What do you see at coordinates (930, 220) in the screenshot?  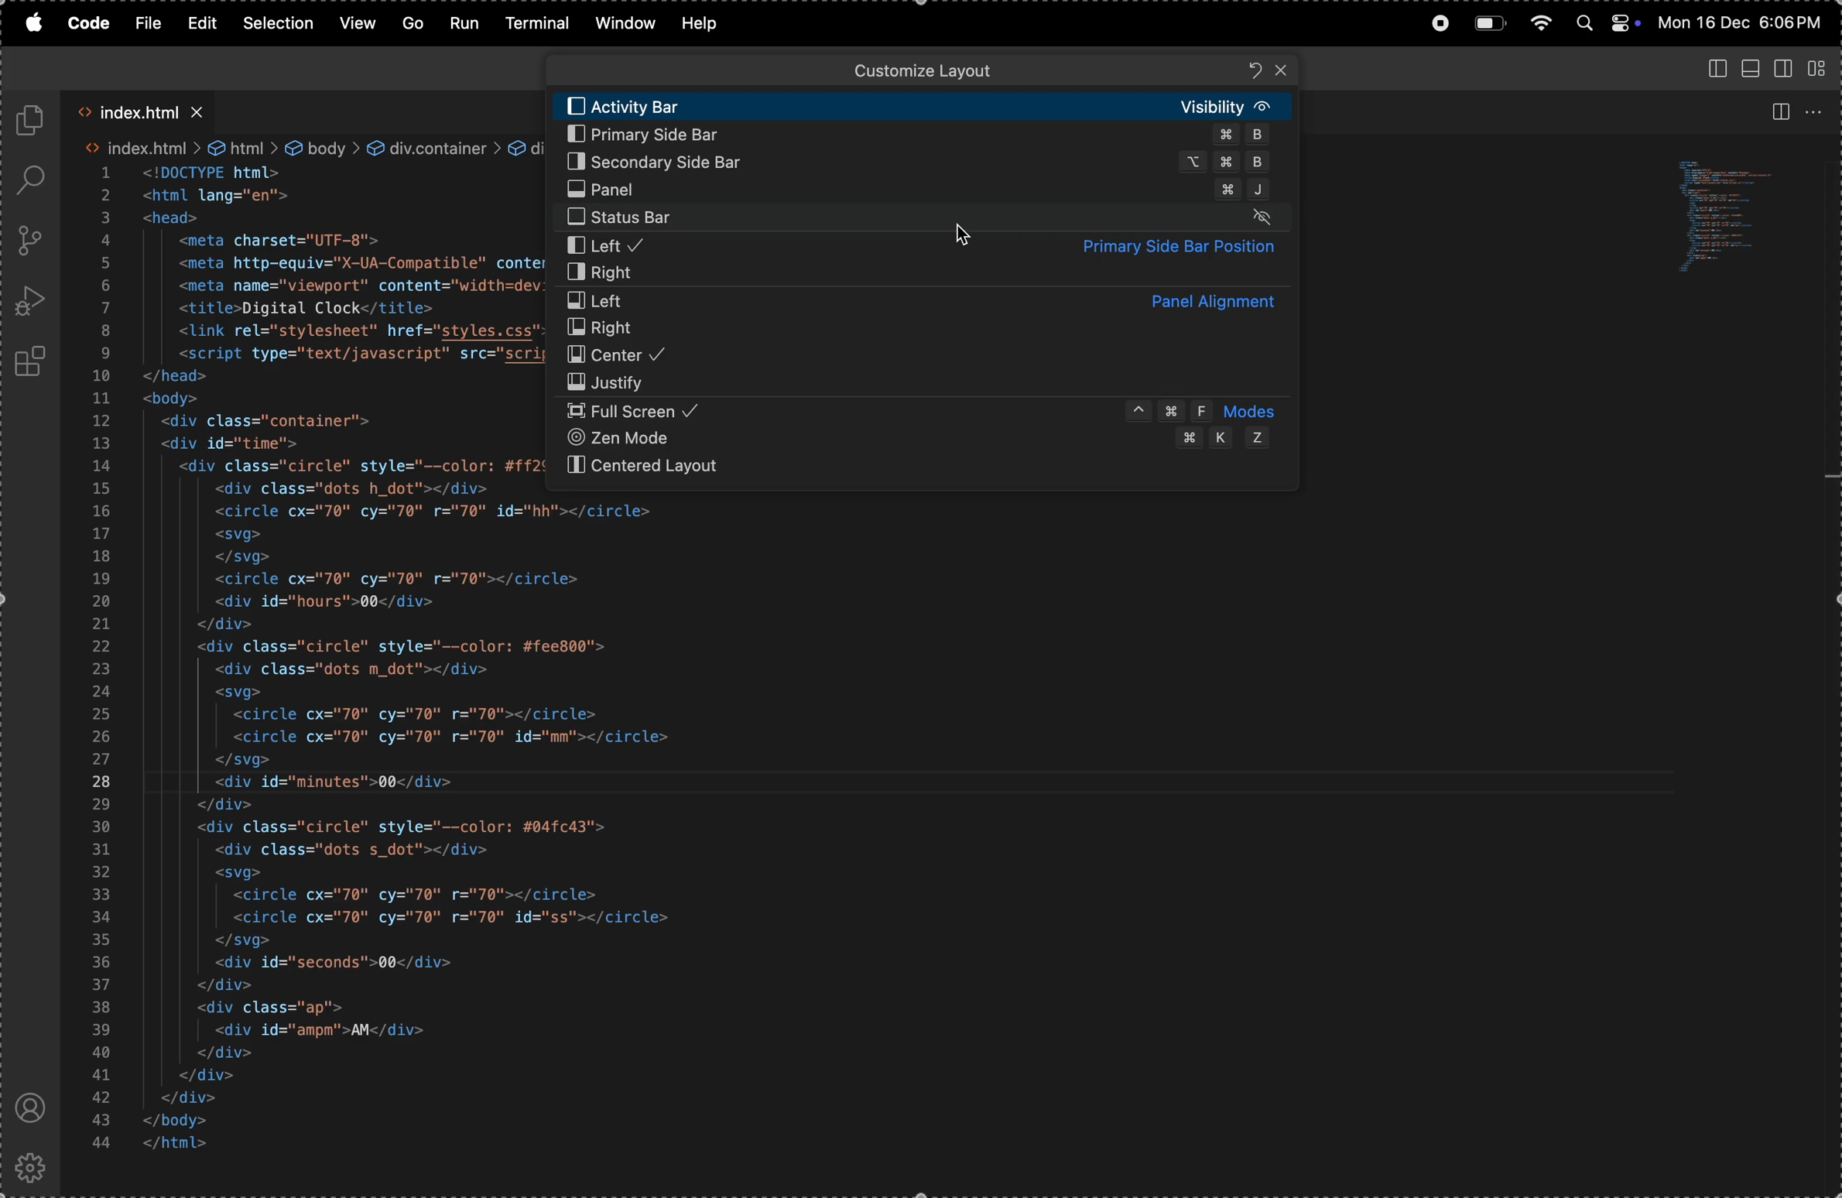 I see `stauts bar` at bounding box center [930, 220].